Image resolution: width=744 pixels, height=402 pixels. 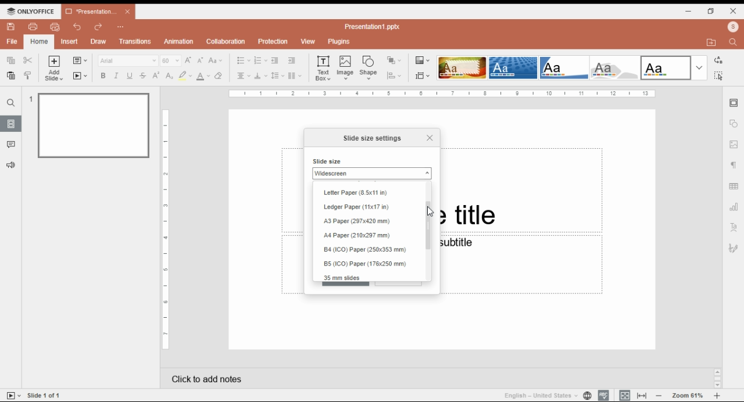 I want to click on change color theme, so click(x=423, y=60).